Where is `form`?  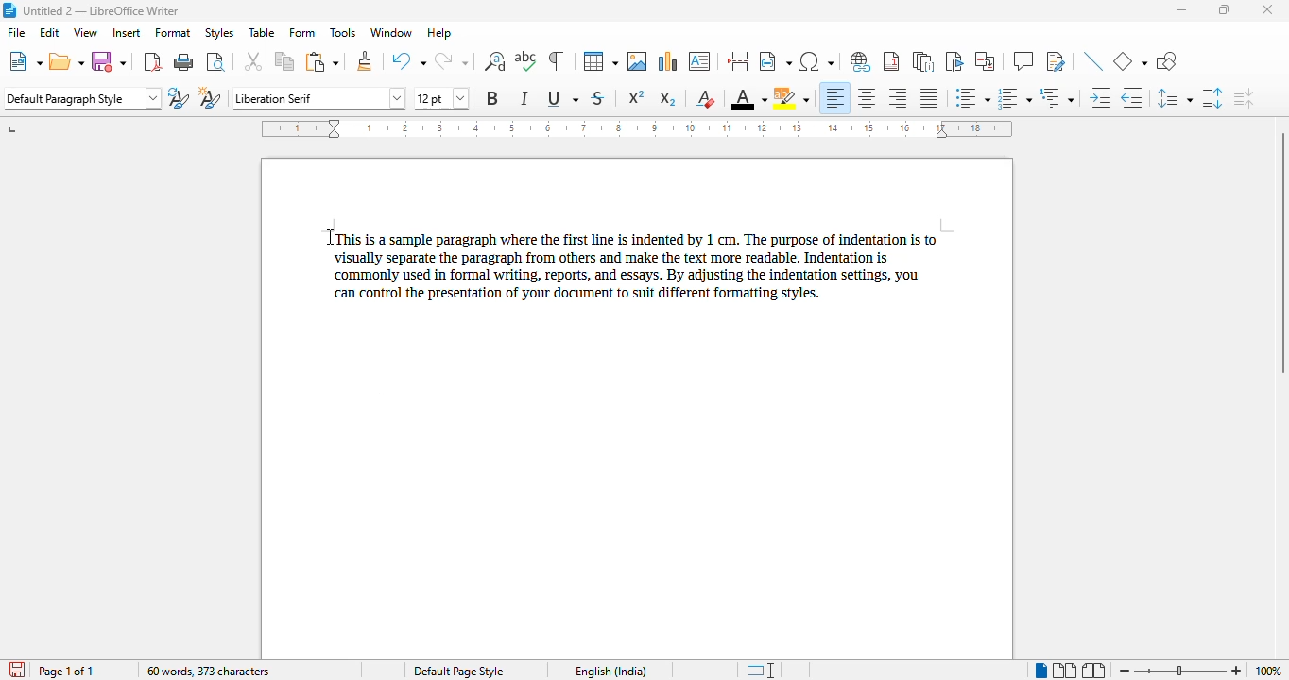 form is located at coordinates (302, 33).